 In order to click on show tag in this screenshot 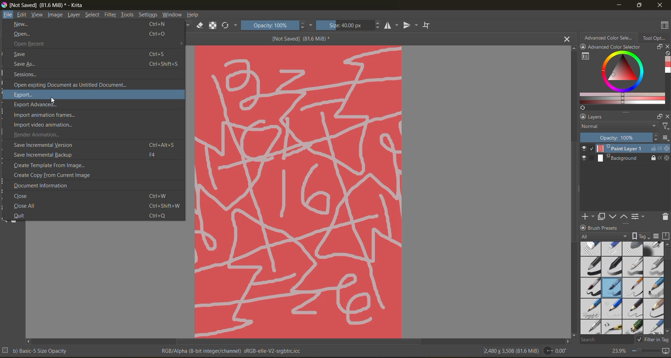, I will do `click(640, 236)`.